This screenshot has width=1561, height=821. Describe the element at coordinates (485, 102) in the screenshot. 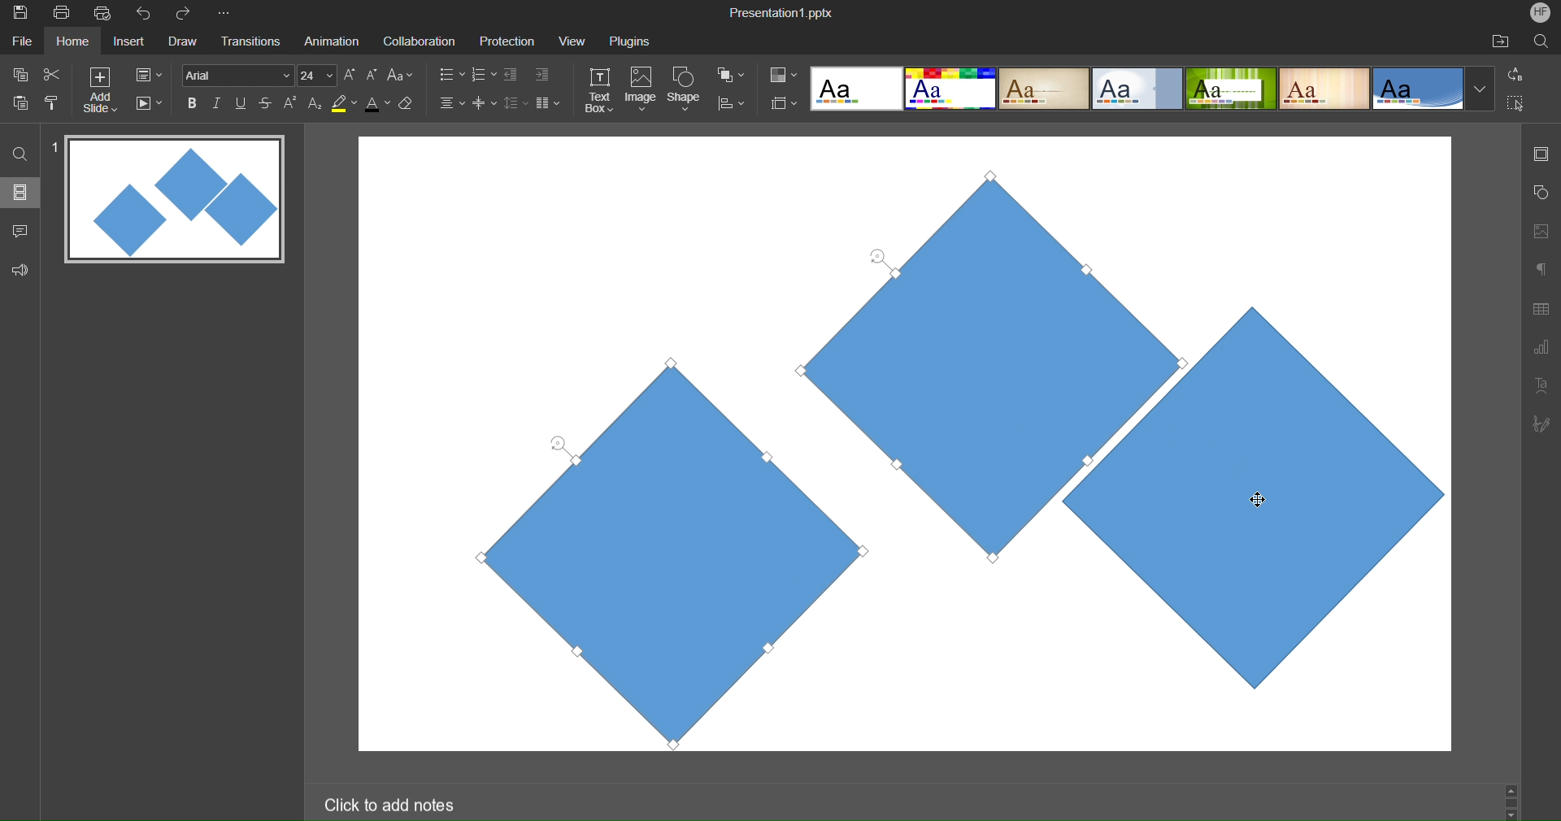

I see `Vertical Align` at that location.